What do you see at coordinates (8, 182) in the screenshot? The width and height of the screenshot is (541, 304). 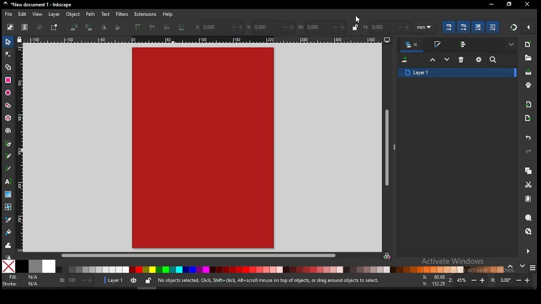 I see `text tool` at bounding box center [8, 182].